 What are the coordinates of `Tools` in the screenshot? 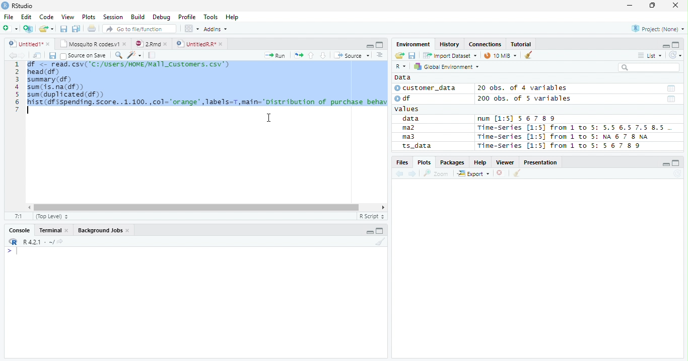 It's located at (213, 16).